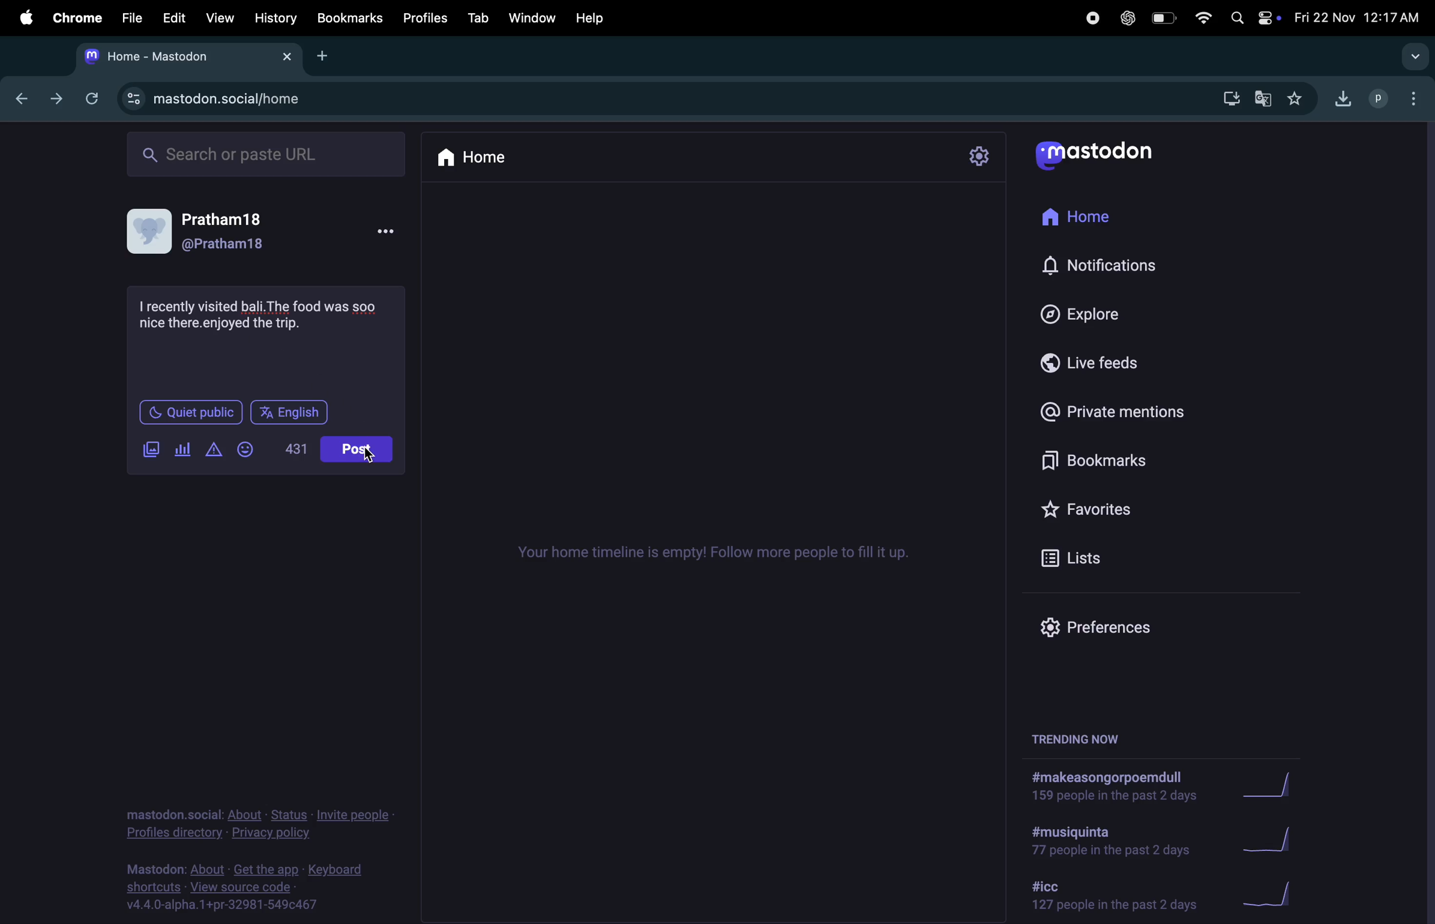 The image size is (1435, 924). What do you see at coordinates (1238, 19) in the screenshot?
I see `spotlight search` at bounding box center [1238, 19].